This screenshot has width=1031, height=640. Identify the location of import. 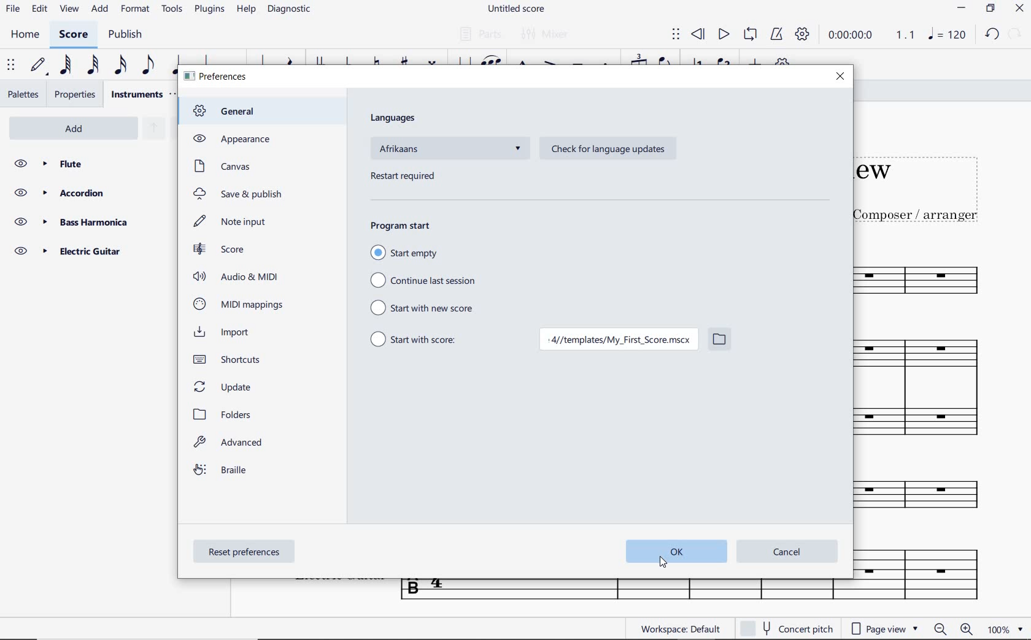
(226, 332).